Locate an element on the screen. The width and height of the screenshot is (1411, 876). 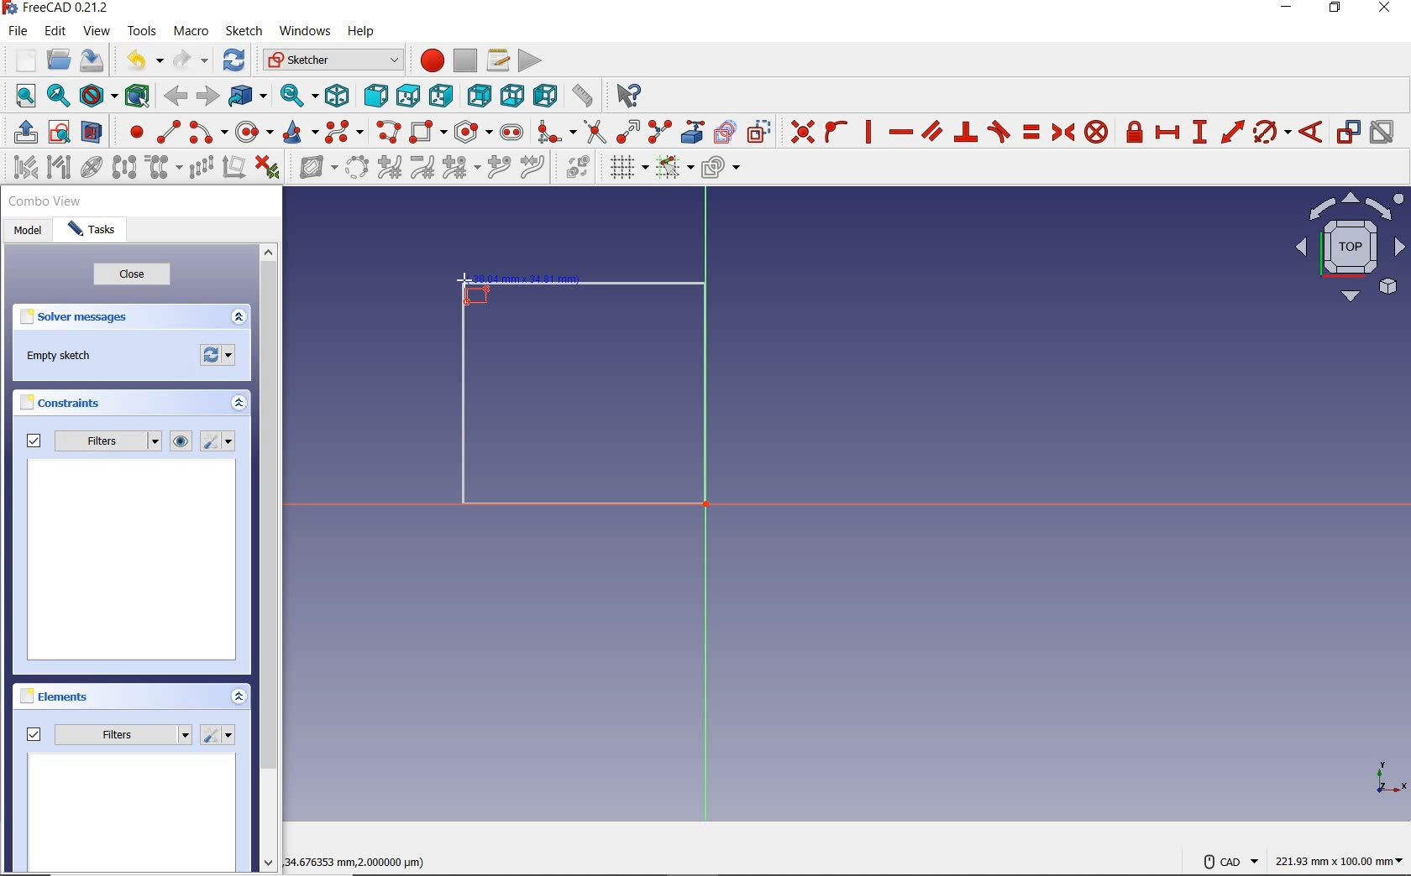
macro recording is located at coordinates (430, 60).